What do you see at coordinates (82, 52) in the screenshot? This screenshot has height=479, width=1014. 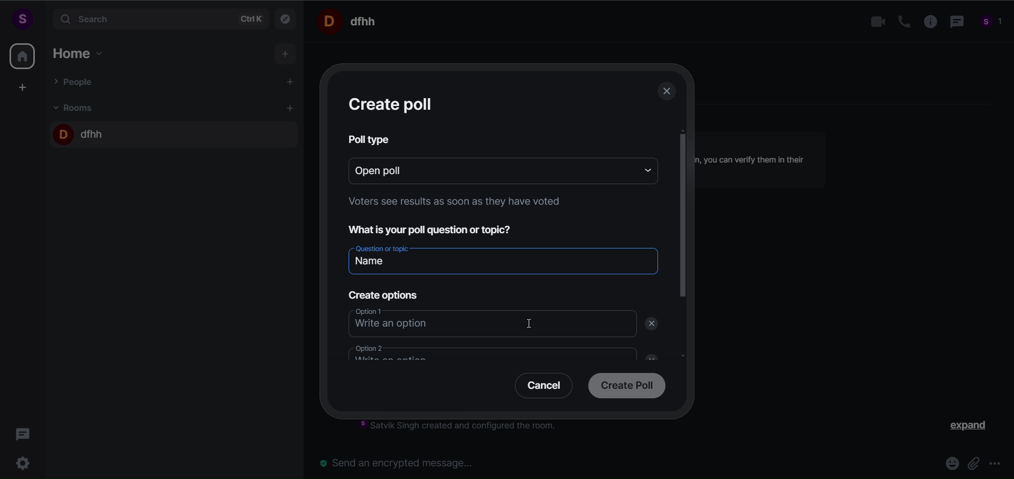 I see `home option` at bounding box center [82, 52].